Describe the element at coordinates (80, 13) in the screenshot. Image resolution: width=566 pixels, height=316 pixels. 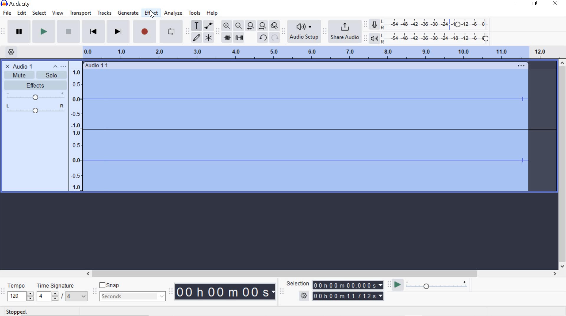
I see `transport` at that location.